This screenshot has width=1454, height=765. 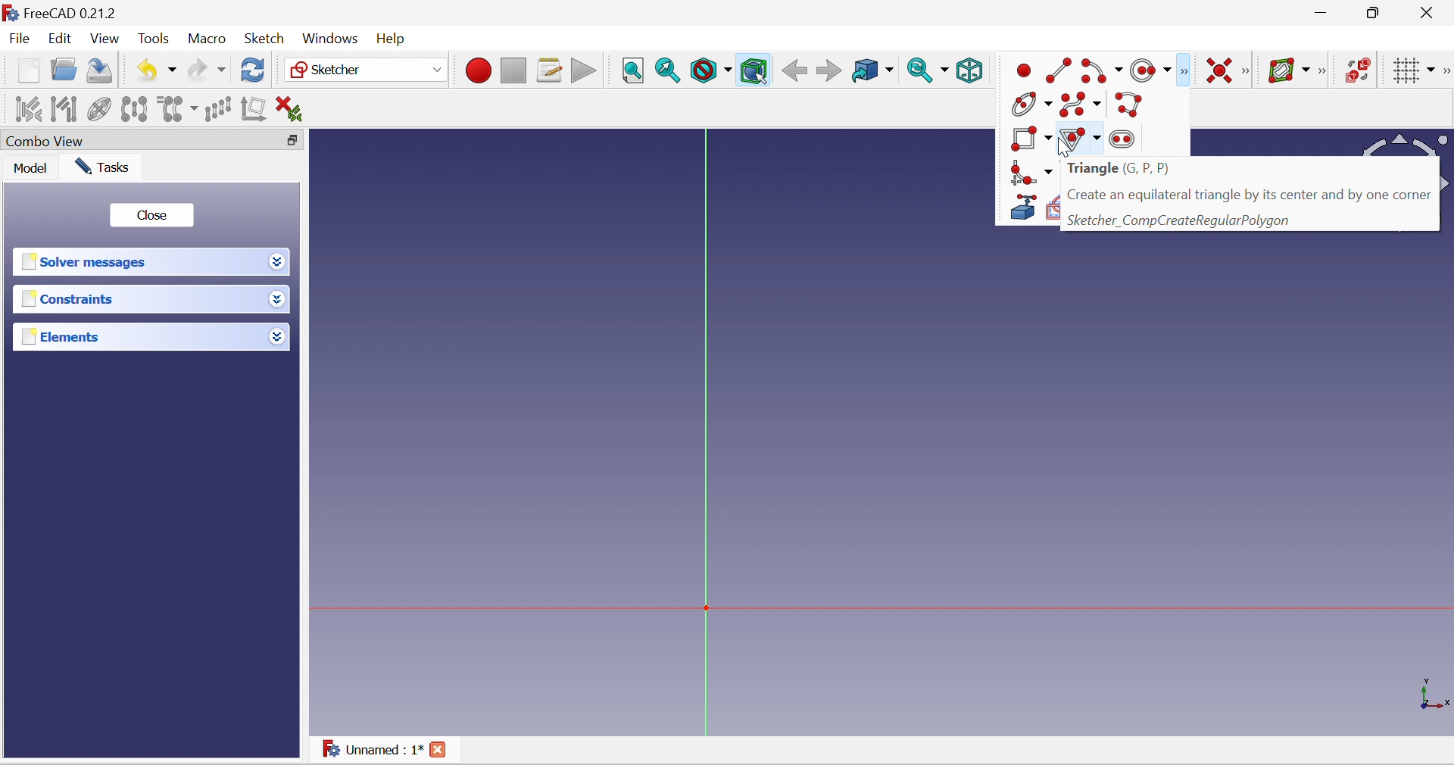 I want to click on Model, so click(x=27, y=168).